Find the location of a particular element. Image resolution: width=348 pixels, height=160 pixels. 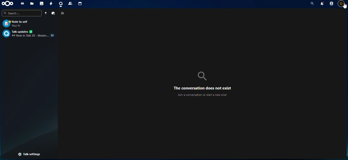

Cursor is located at coordinates (344, 6).